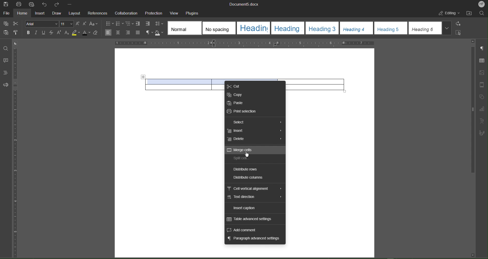  What do you see at coordinates (5, 33) in the screenshot?
I see `Paste` at bounding box center [5, 33].